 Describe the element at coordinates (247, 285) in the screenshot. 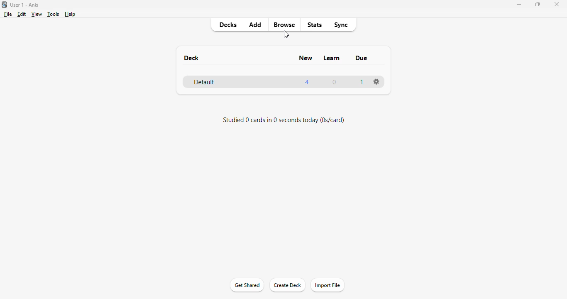

I see `get shared` at that location.